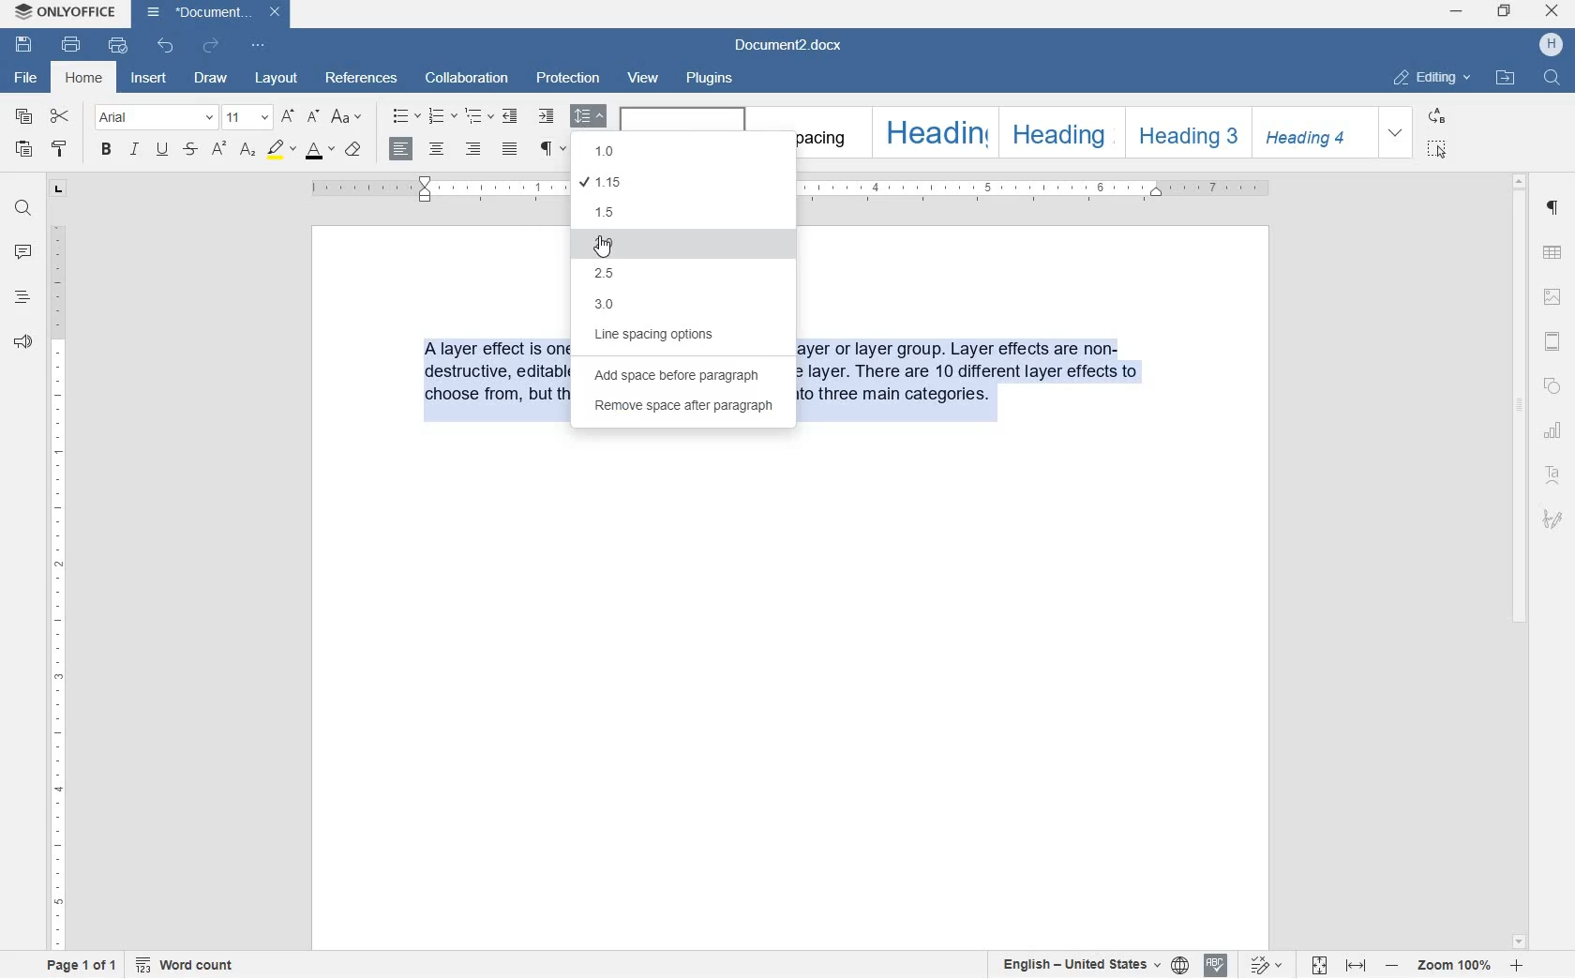 The image size is (1575, 979). I want to click on select all , so click(1438, 147).